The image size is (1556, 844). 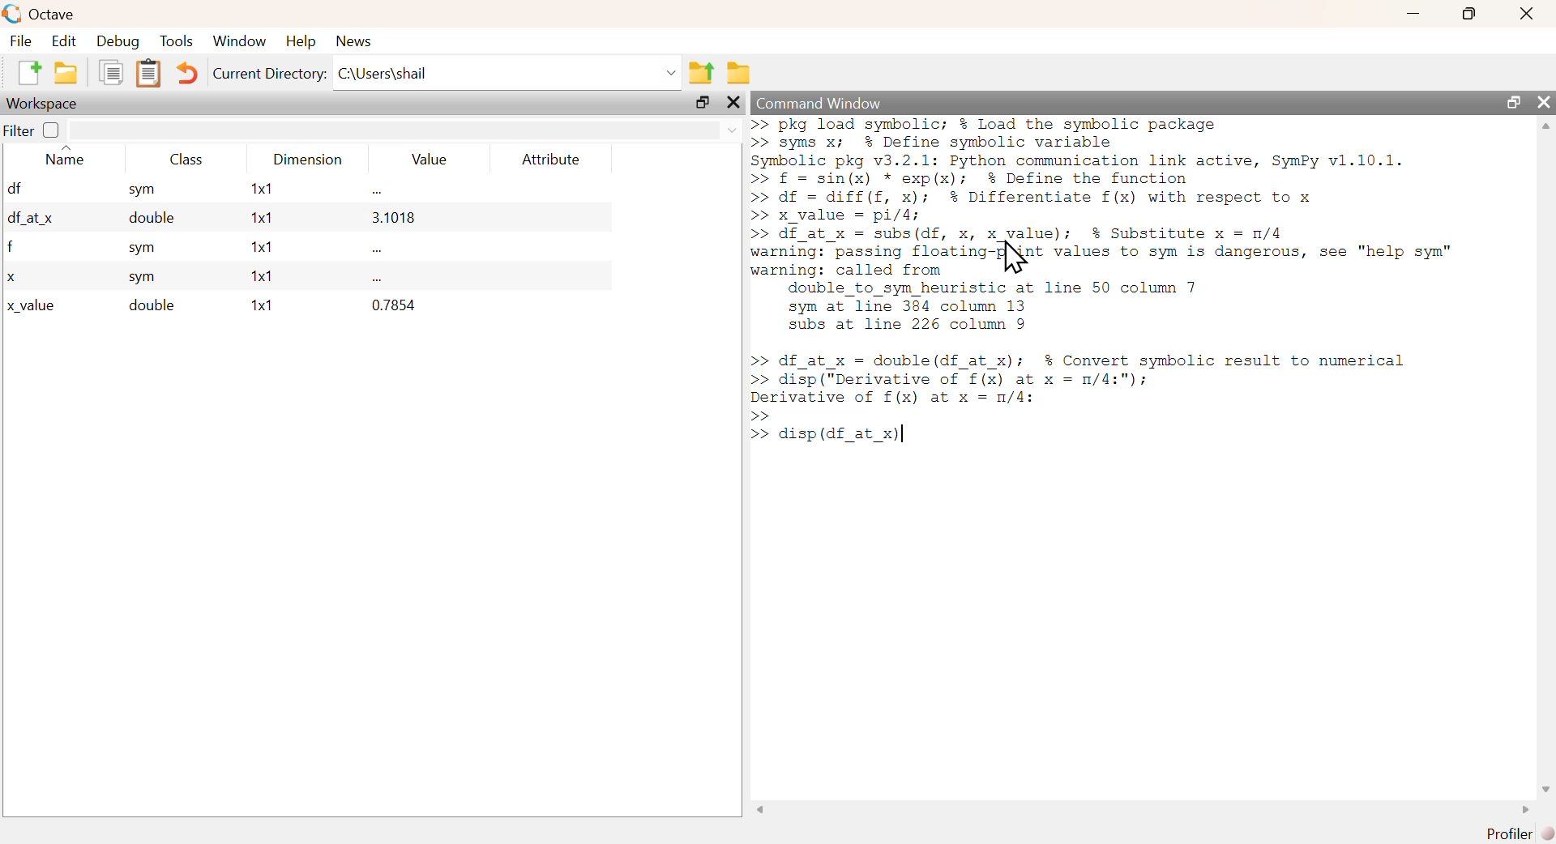 What do you see at coordinates (258, 277) in the screenshot?
I see `1x1` at bounding box center [258, 277].